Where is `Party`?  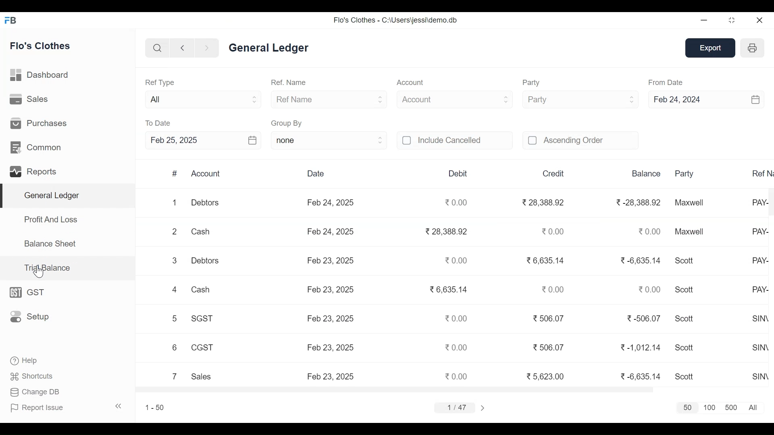
Party is located at coordinates (579, 99).